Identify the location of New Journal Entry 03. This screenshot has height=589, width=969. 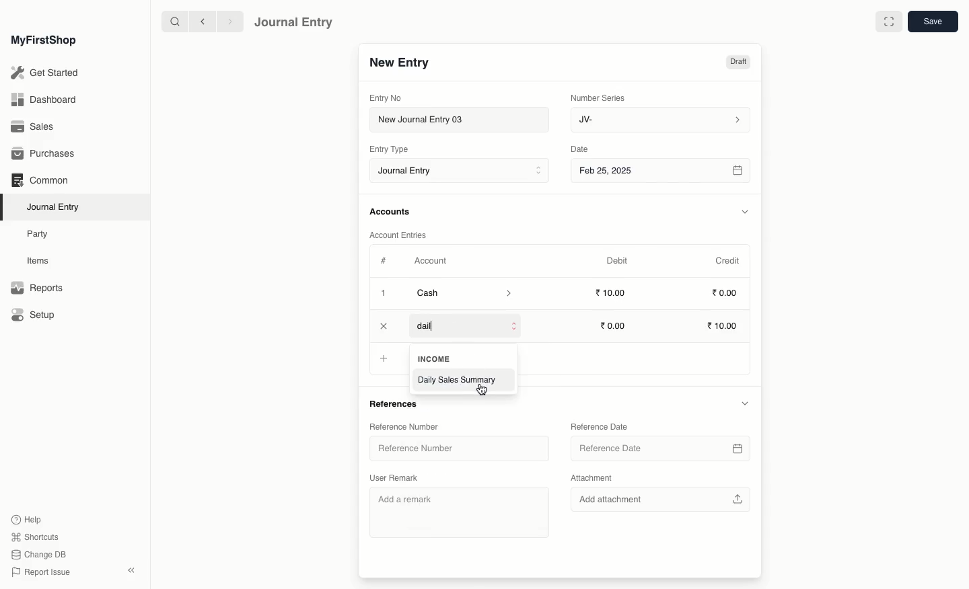
(463, 120).